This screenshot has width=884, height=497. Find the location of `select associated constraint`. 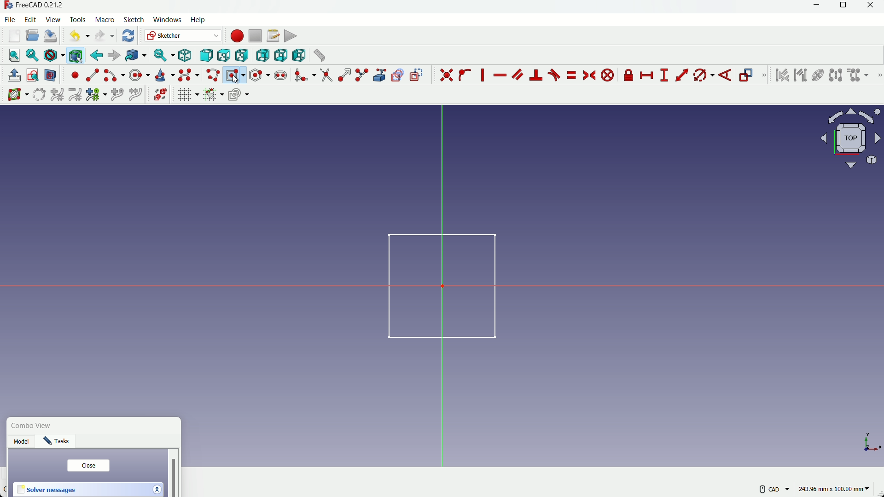

select associated constraint is located at coordinates (781, 75).